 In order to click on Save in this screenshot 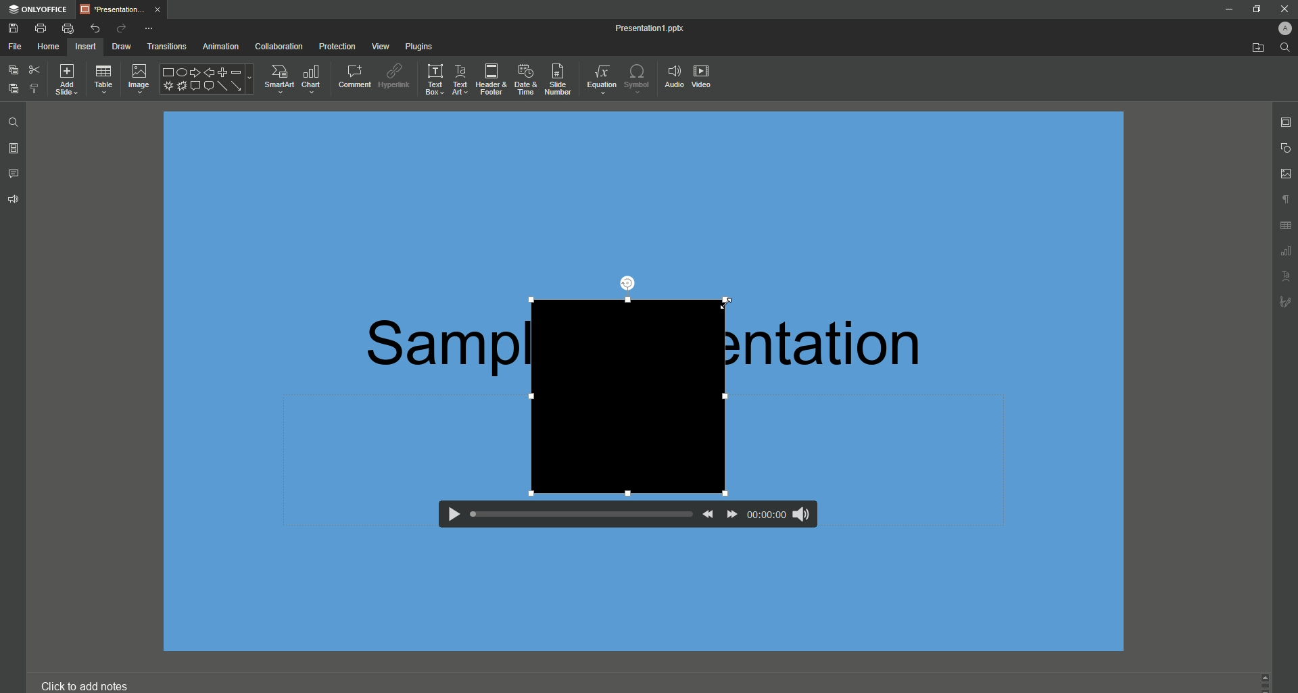, I will do `click(12, 28)`.